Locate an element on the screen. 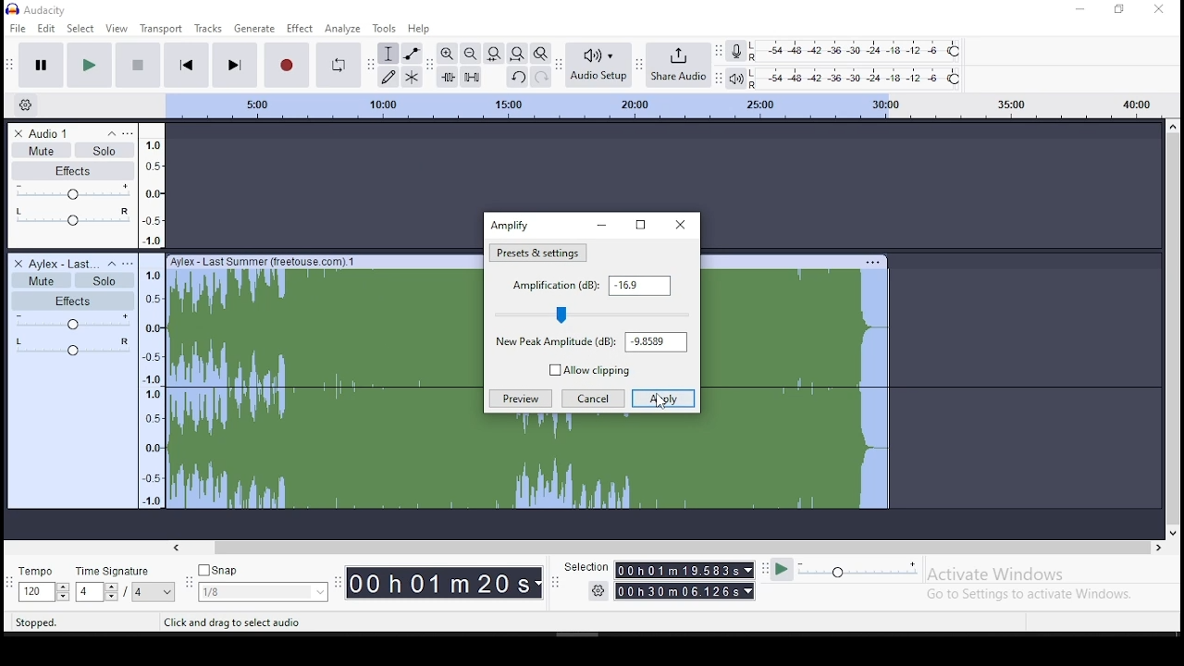 The height and width of the screenshot is (666, 1184). skip to end is located at coordinates (235, 64).